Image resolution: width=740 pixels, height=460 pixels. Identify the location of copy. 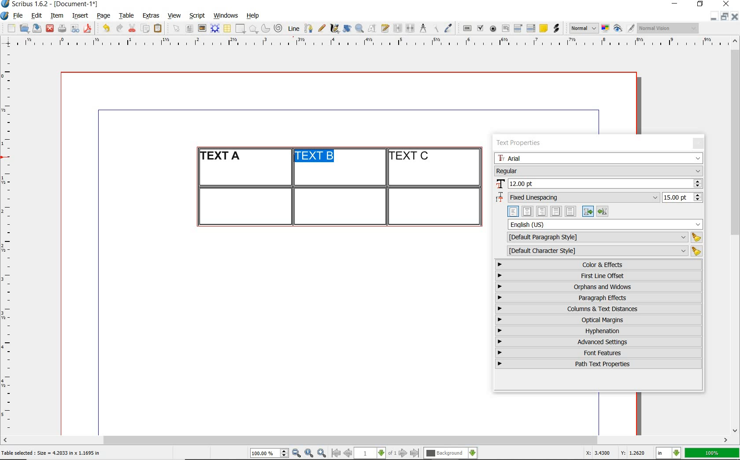
(146, 29).